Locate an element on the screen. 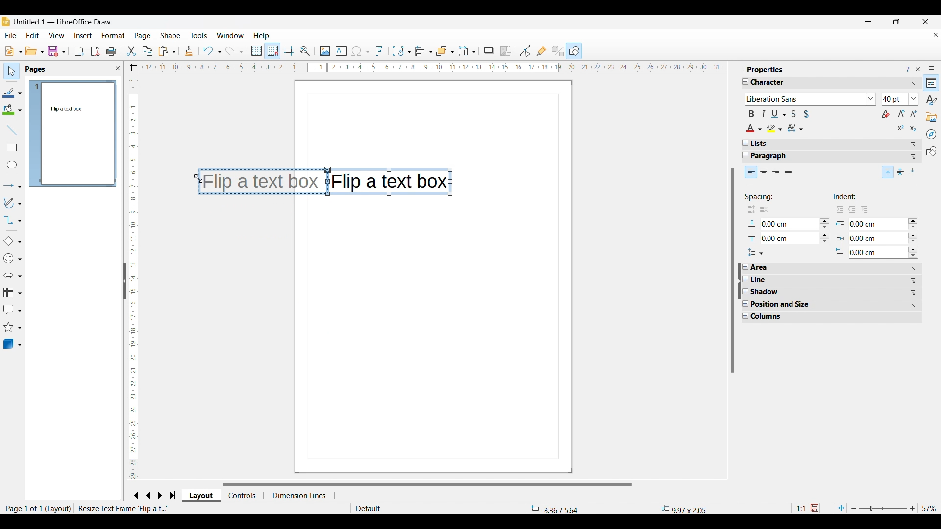 This screenshot has width=941, height=529. Insert rectangle is located at coordinates (12, 147).